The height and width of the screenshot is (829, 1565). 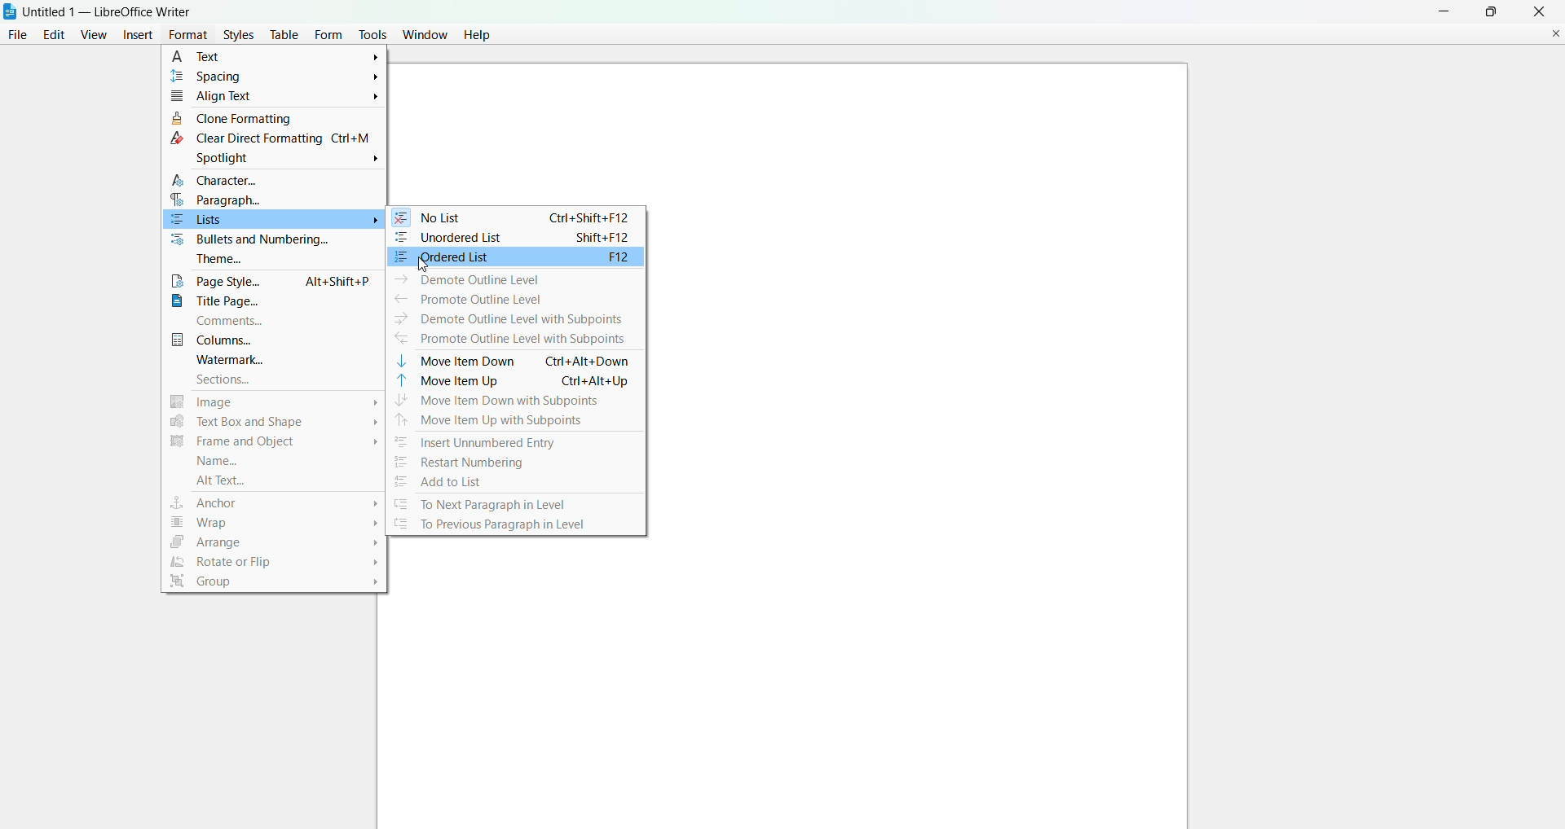 I want to click on move item down with subpoints, so click(x=500, y=401).